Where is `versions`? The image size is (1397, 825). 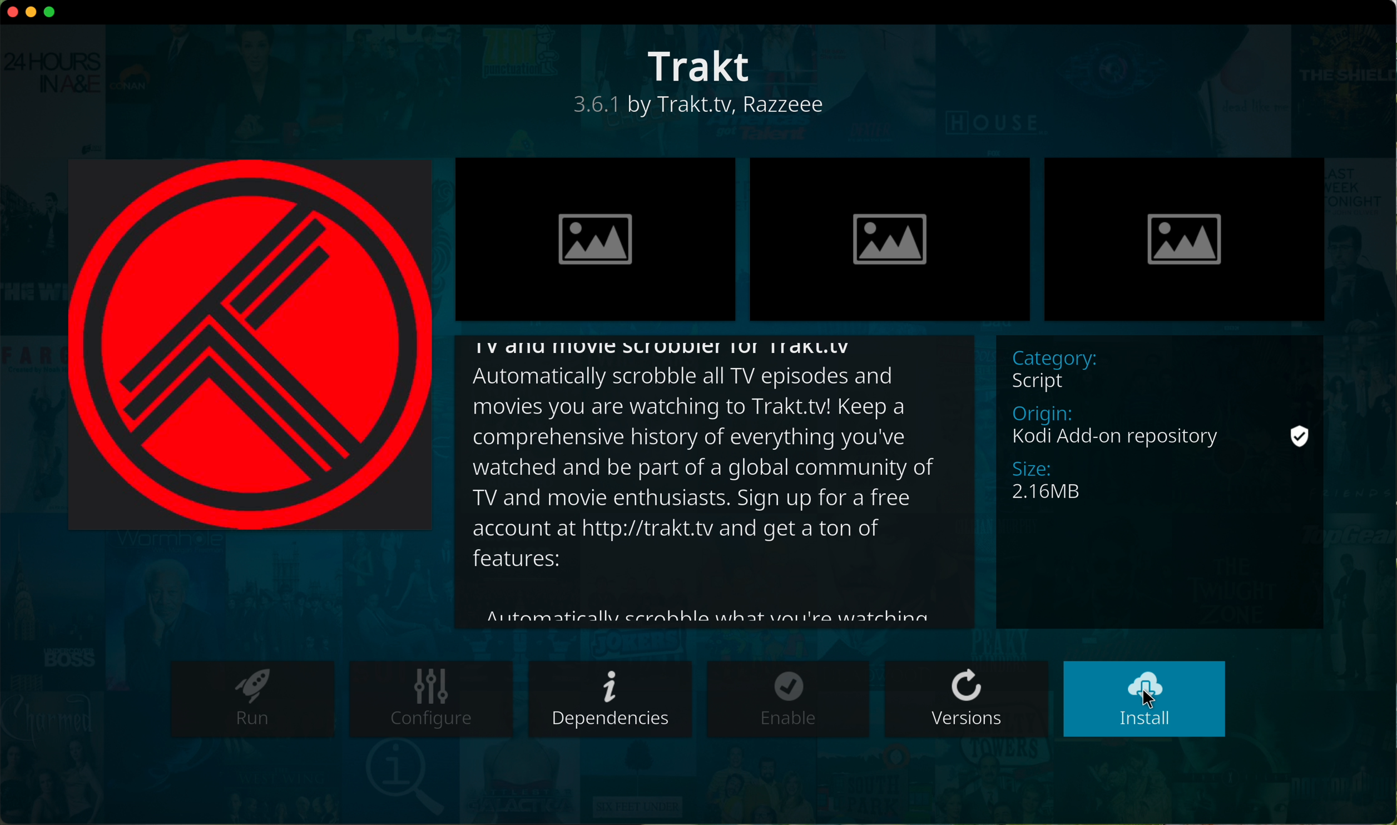
versions is located at coordinates (967, 699).